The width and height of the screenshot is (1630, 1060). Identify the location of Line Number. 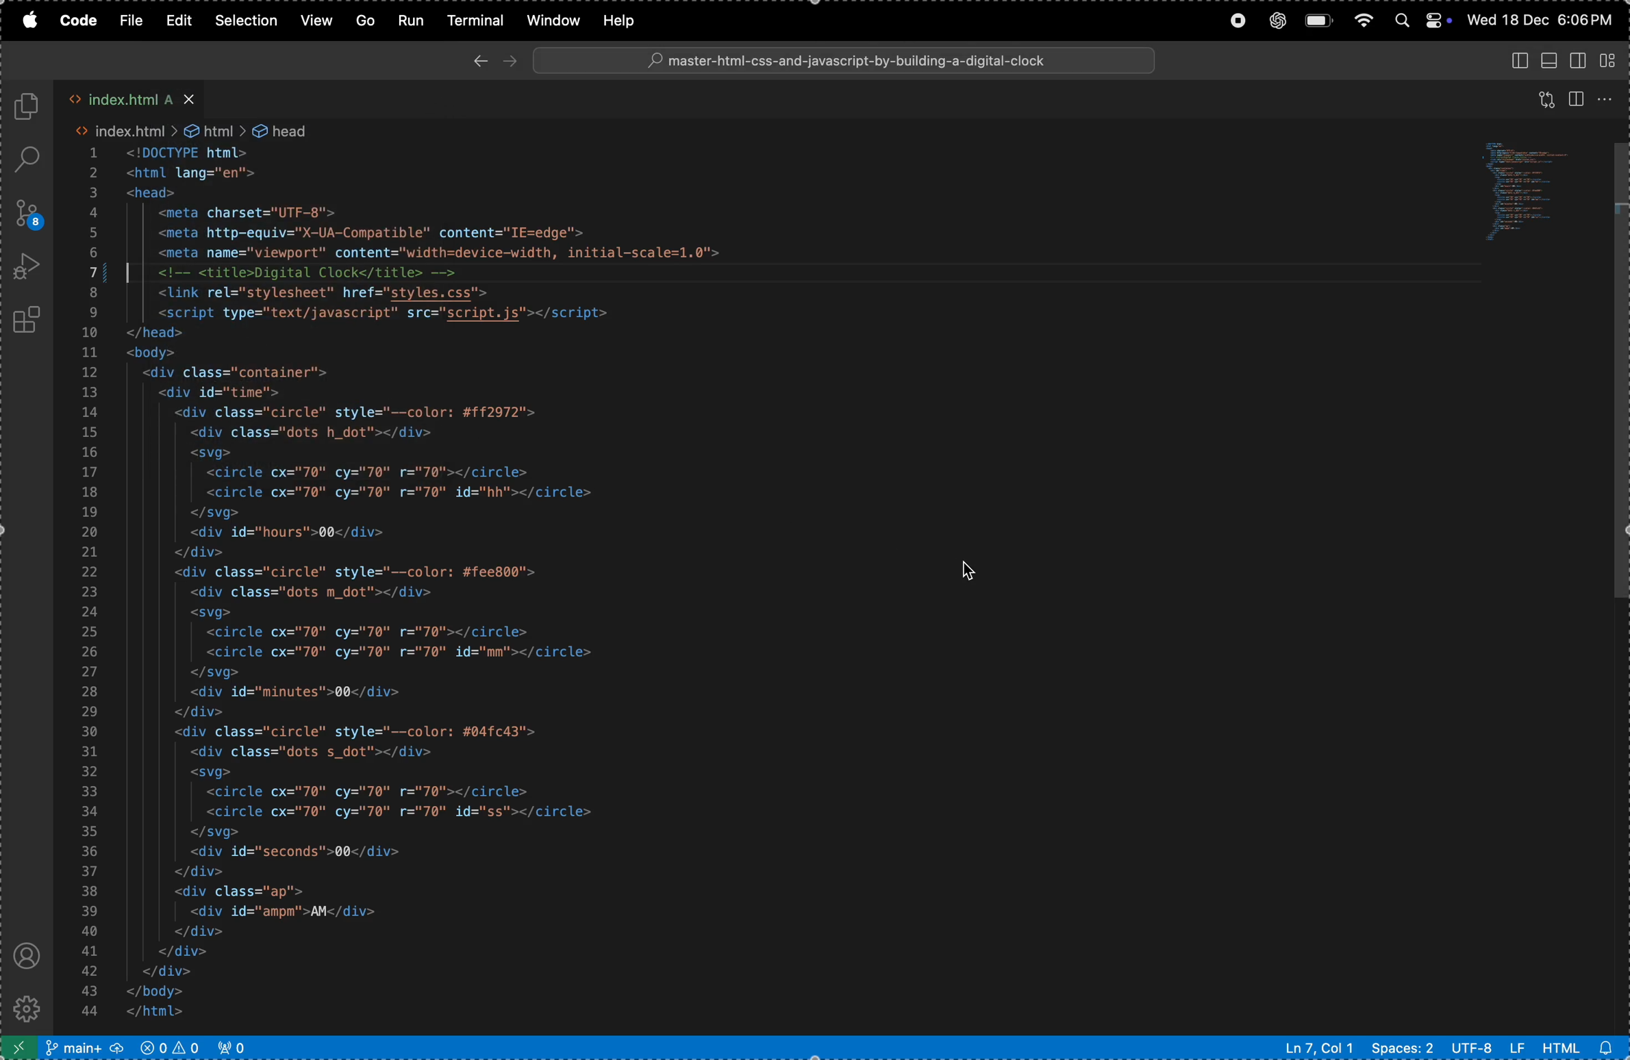
(90, 586).